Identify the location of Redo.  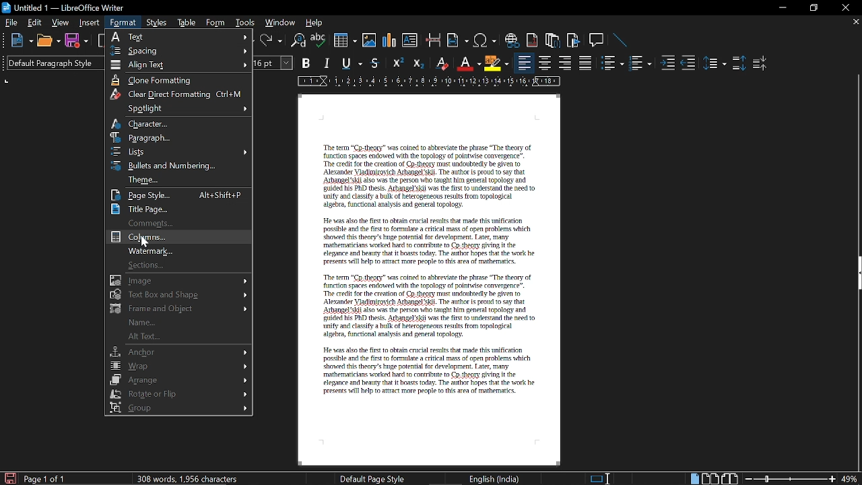
(271, 40).